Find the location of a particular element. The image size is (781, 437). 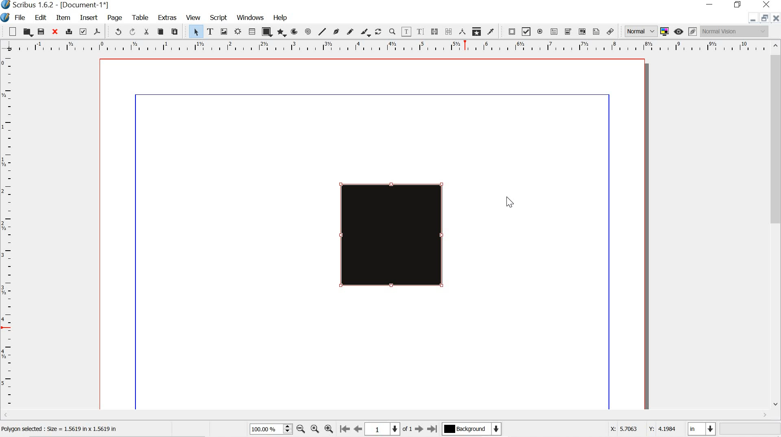

open is located at coordinates (28, 32).